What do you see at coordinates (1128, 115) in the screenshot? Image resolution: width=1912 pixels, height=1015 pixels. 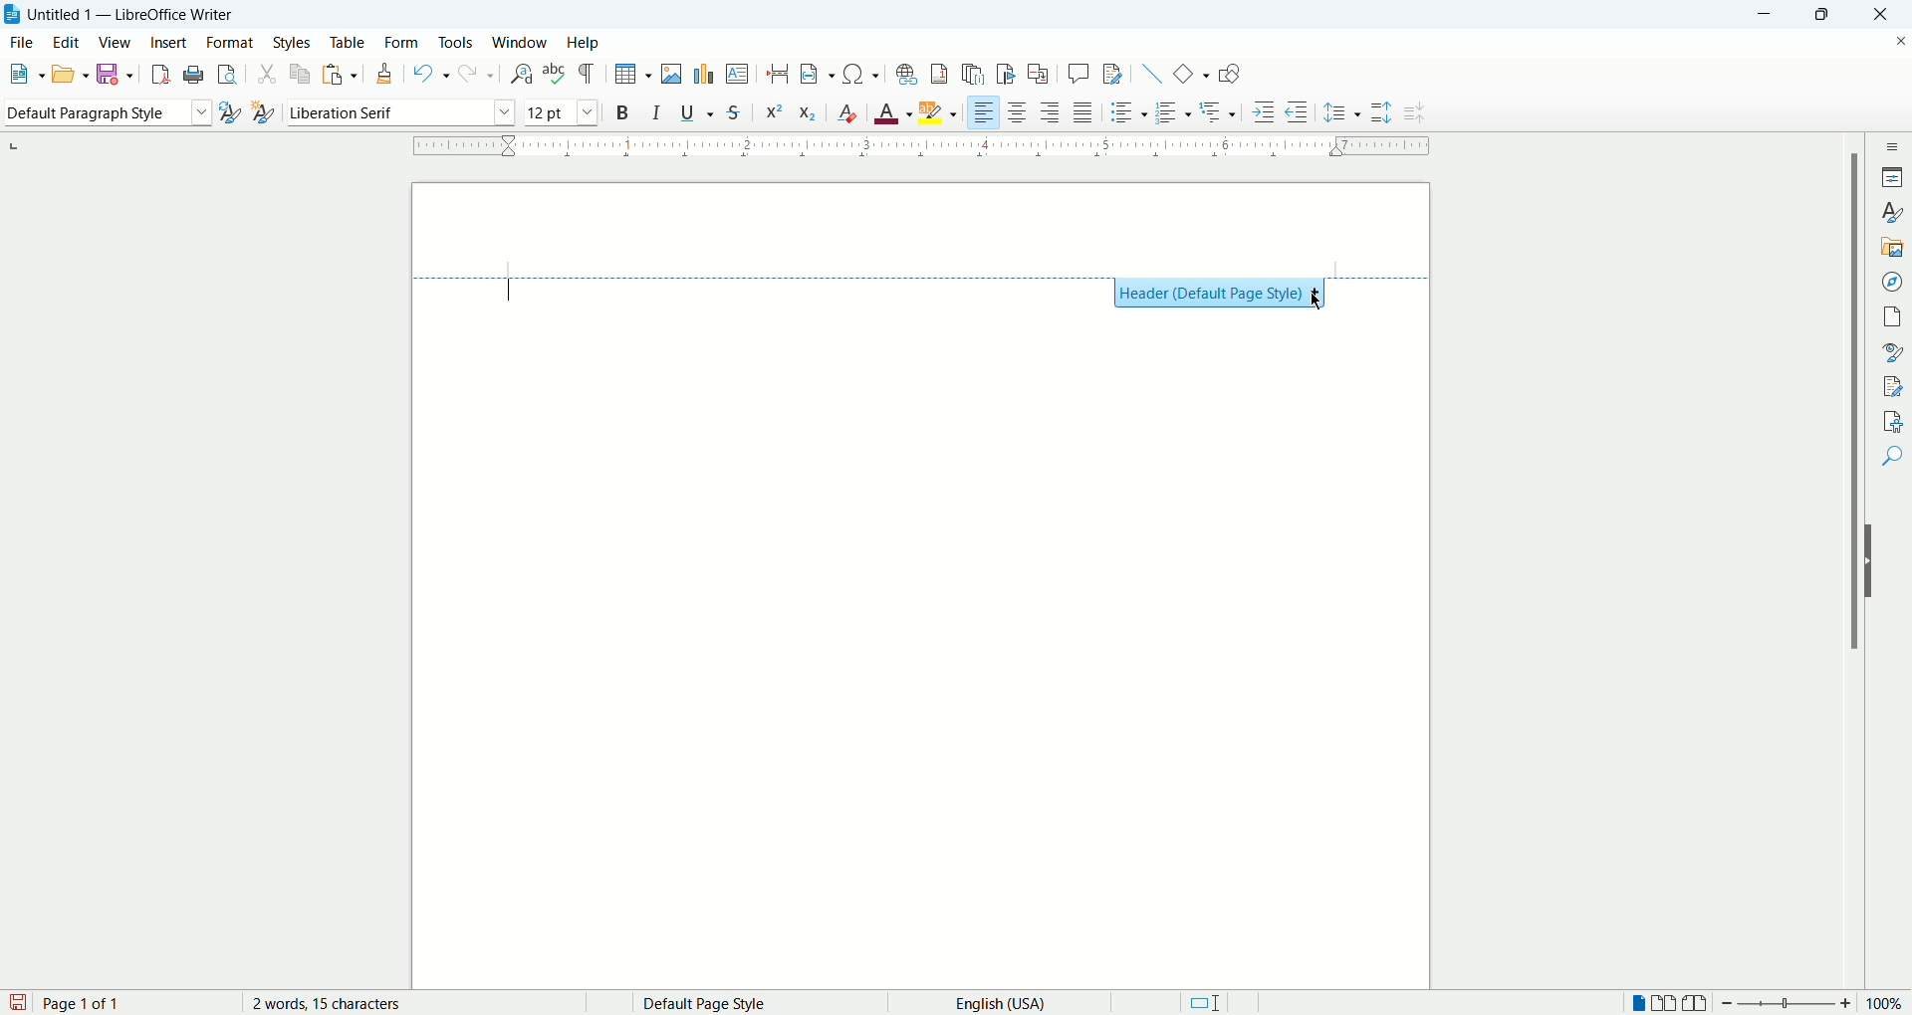 I see `unordered list` at bounding box center [1128, 115].